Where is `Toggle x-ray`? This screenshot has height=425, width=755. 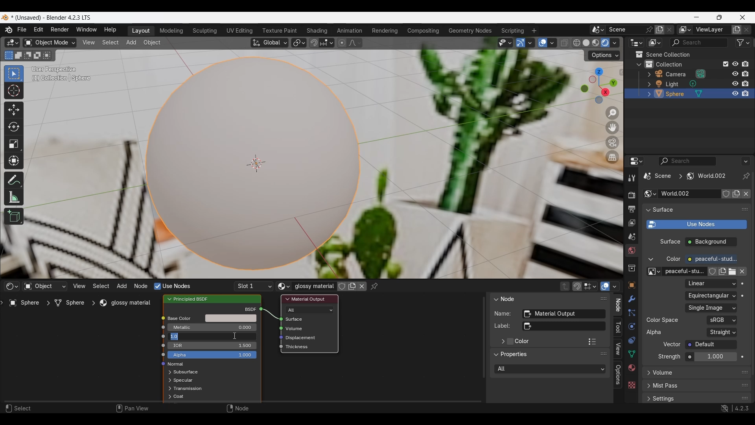
Toggle x-ray is located at coordinates (565, 42).